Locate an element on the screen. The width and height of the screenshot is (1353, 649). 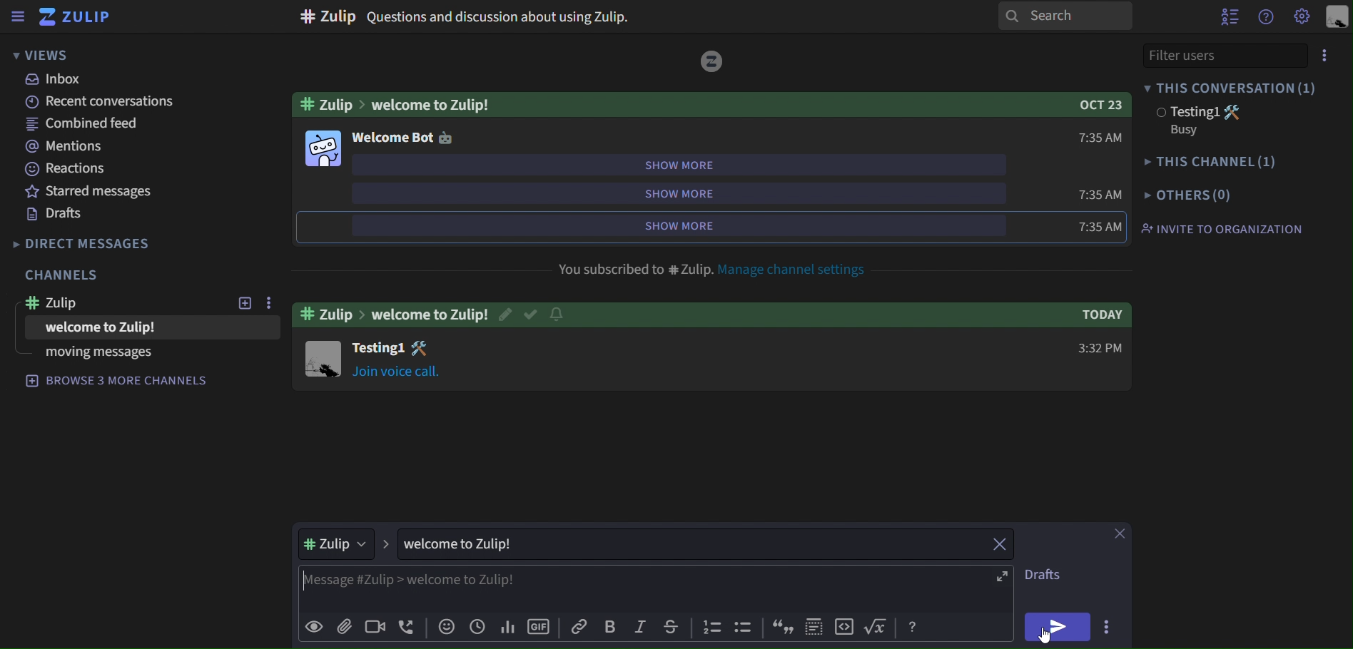
others(0) is located at coordinates (1185, 193).